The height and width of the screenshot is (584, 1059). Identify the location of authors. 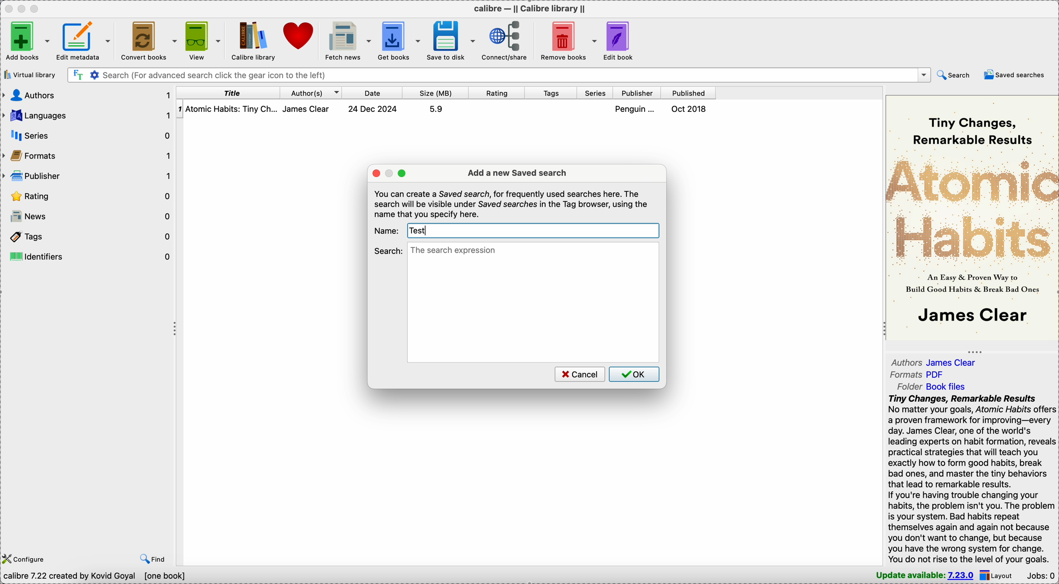
(88, 95).